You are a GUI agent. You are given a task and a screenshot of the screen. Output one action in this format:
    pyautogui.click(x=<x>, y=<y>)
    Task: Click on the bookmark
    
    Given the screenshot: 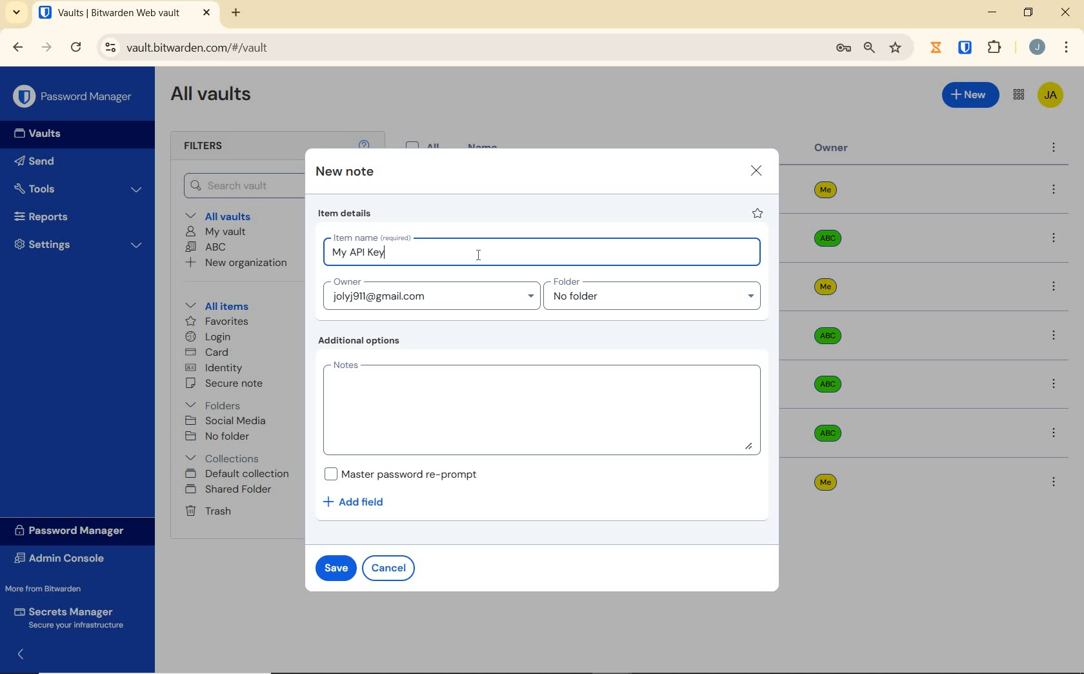 What is the action you would take?
    pyautogui.click(x=896, y=48)
    